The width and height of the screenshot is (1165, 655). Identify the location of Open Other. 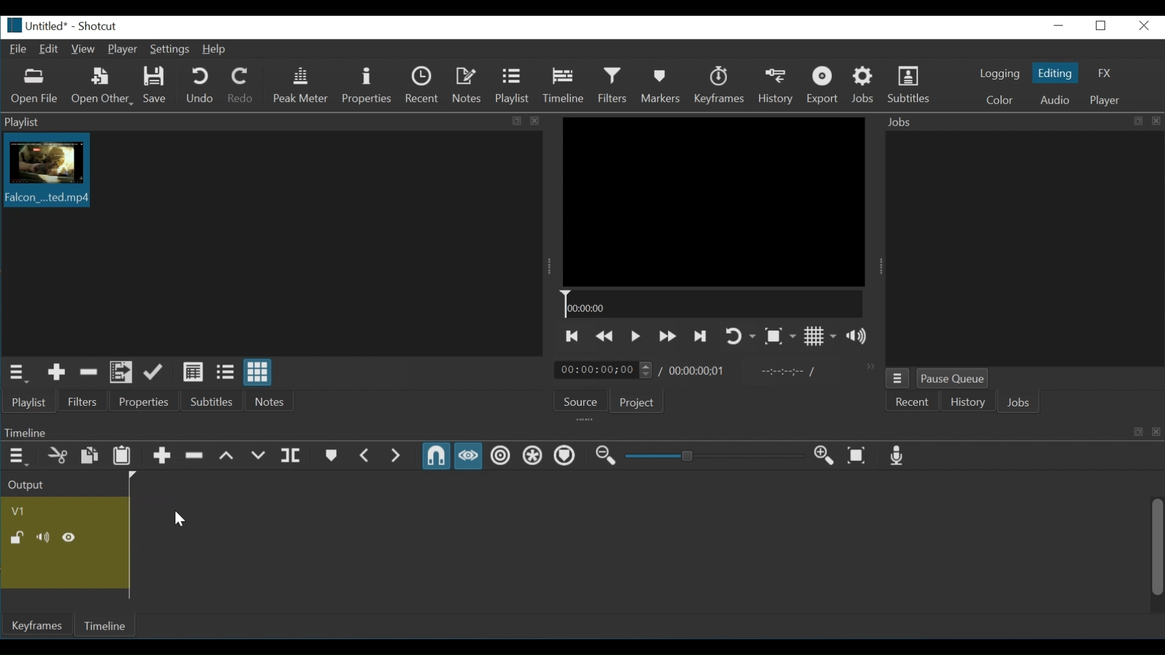
(103, 87).